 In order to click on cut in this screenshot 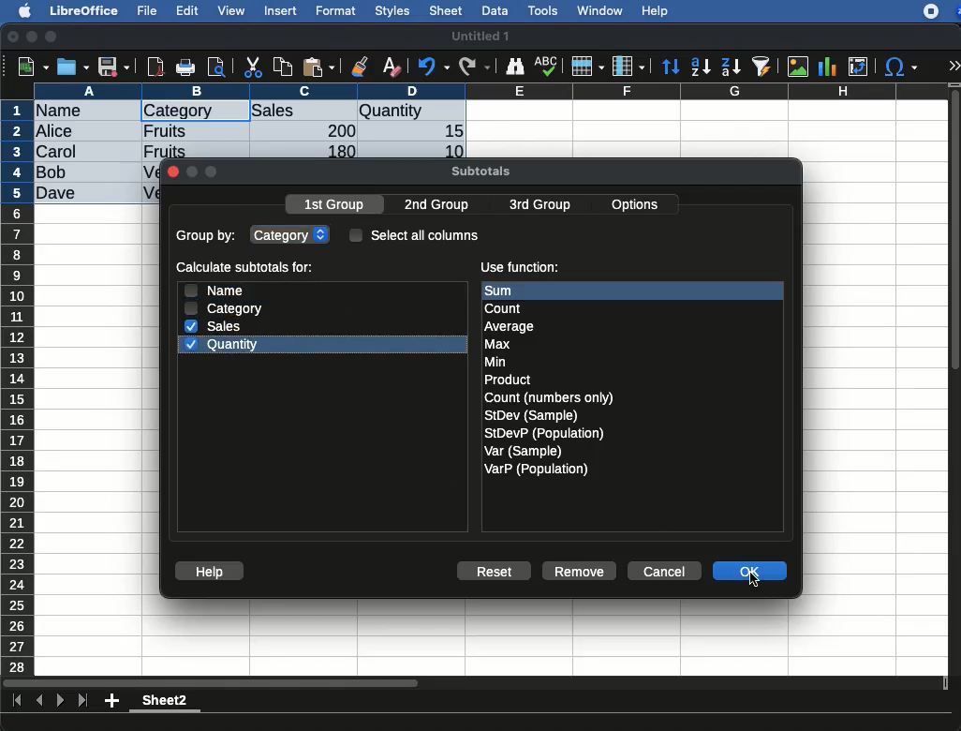, I will do `click(254, 67)`.